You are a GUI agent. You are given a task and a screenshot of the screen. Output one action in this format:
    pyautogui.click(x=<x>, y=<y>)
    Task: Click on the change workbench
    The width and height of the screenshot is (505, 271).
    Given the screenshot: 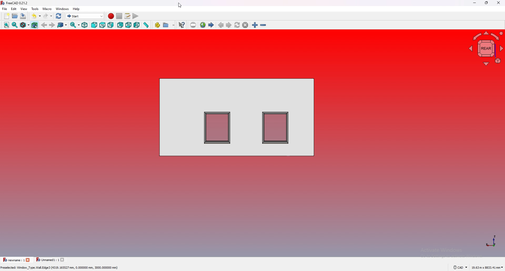 What is the action you would take?
    pyautogui.click(x=85, y=16)
    